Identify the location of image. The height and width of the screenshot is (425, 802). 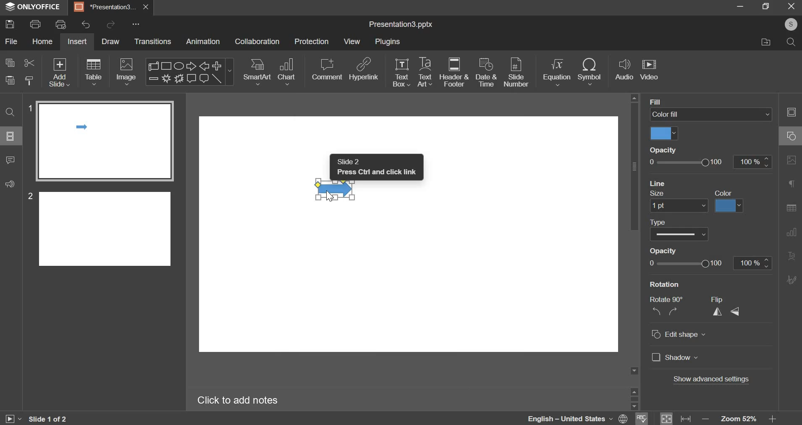
(126, 72).